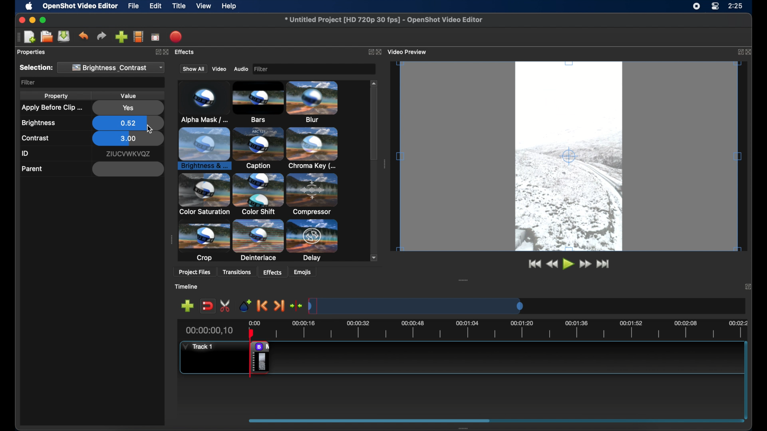  I want to click on filter, so click(28, 83).